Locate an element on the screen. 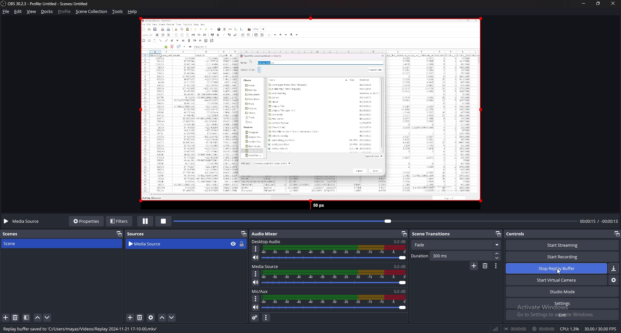 The image size is (621, 333). media is located at coordinates (307, 114).